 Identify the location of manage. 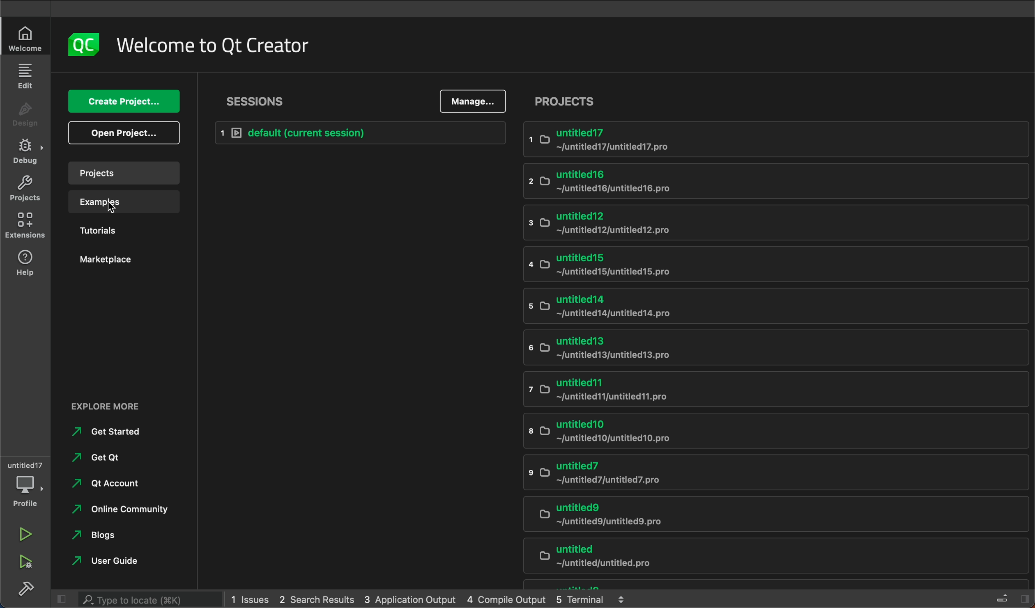
(474, 102).